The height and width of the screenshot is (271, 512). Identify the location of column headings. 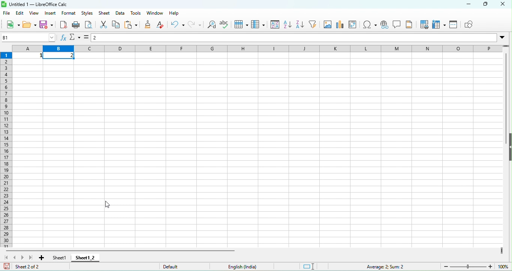
(257, 48).